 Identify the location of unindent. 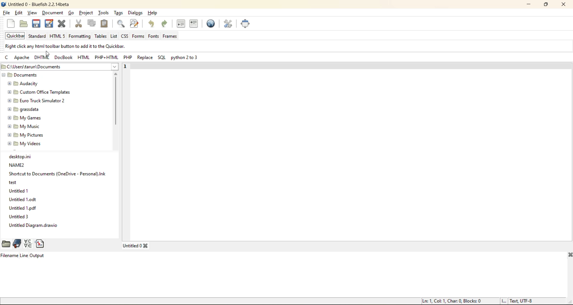
(181, 23).